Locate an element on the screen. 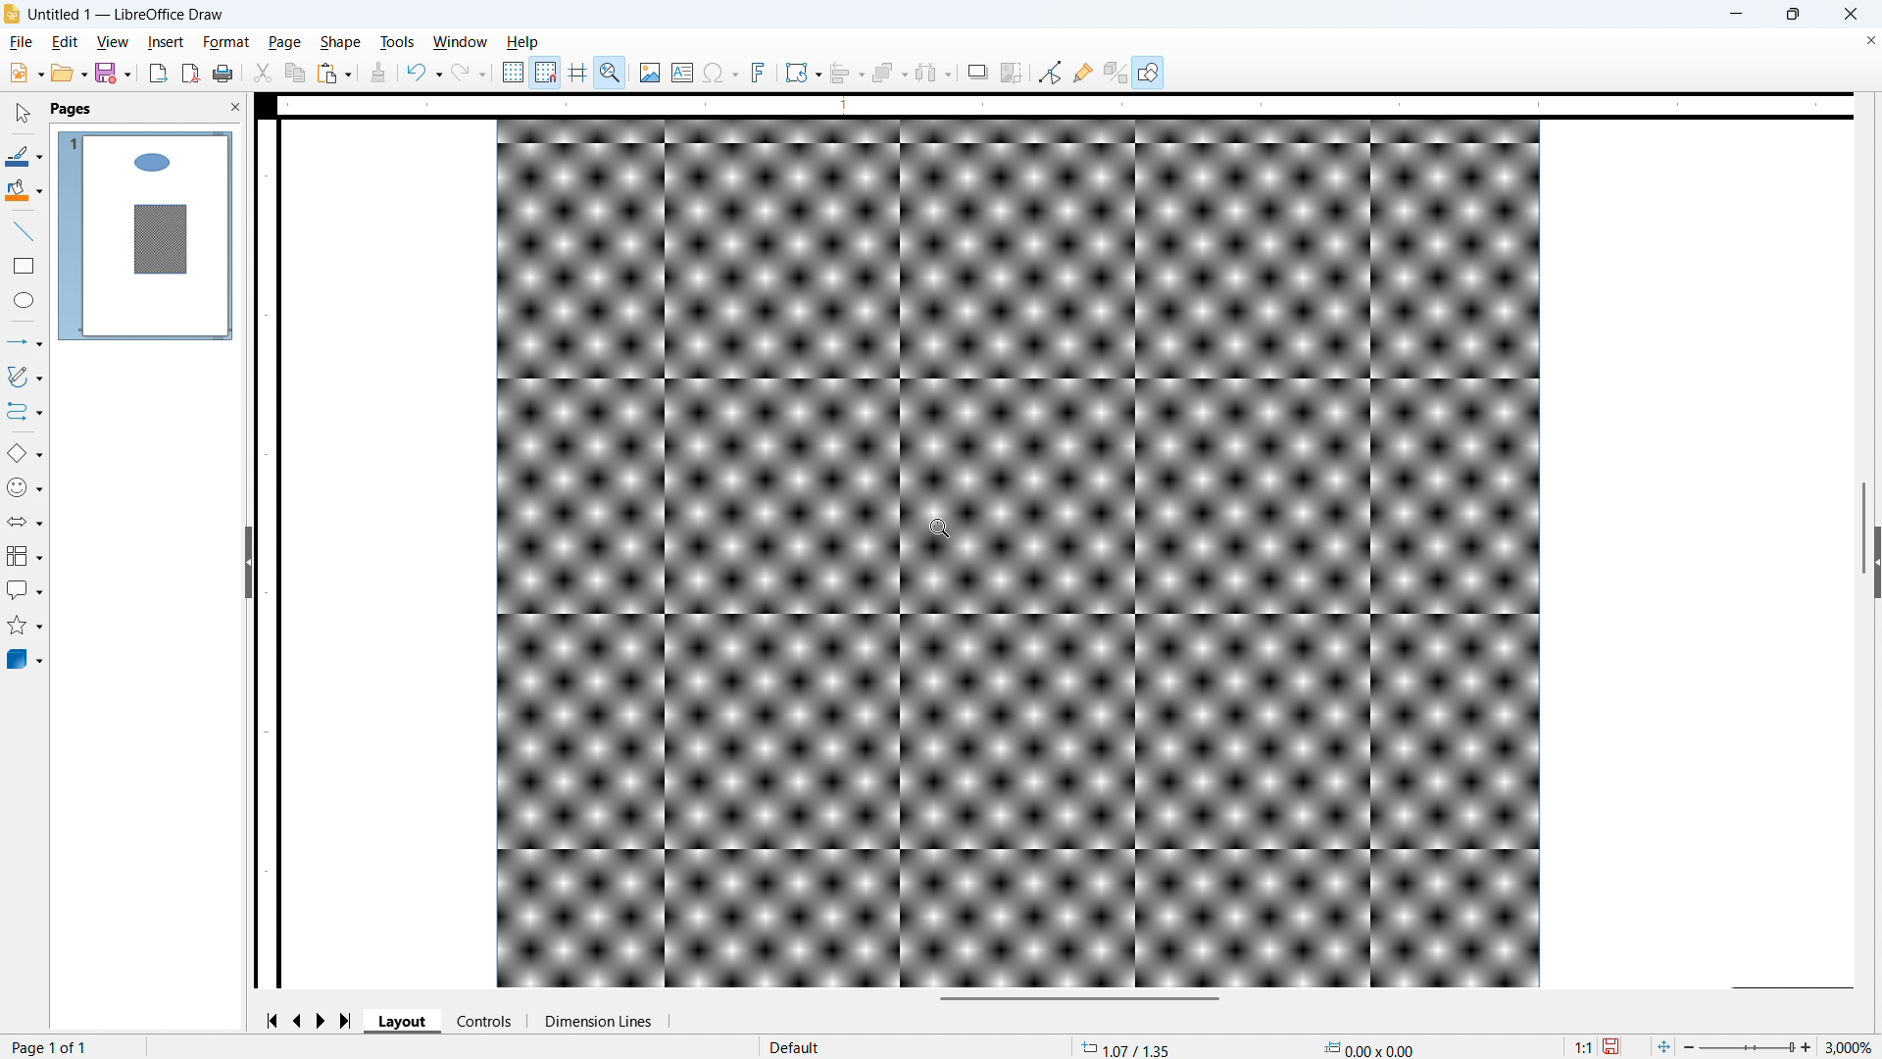 This screenshot has height=1059, width=1882. Go to last page  is located at coordinates (347, 1021).